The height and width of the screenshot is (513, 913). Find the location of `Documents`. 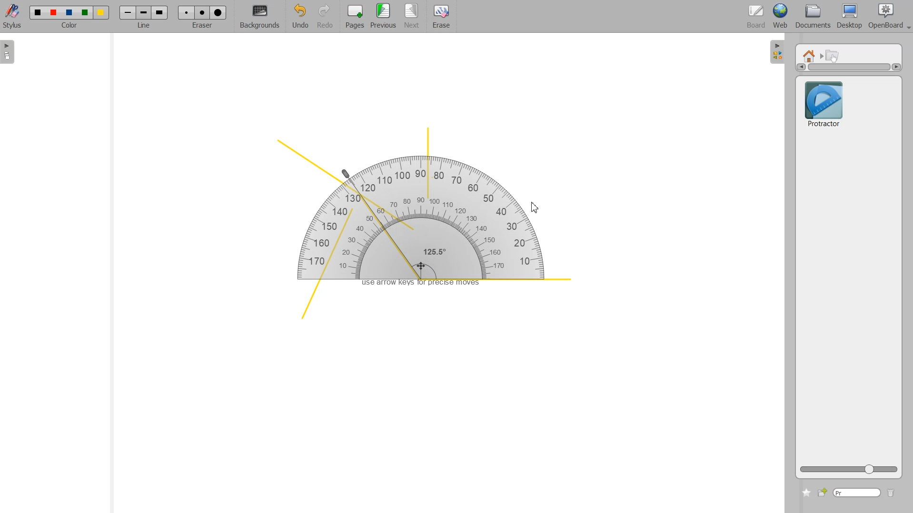

Documents is located at coordinates (812, 17).